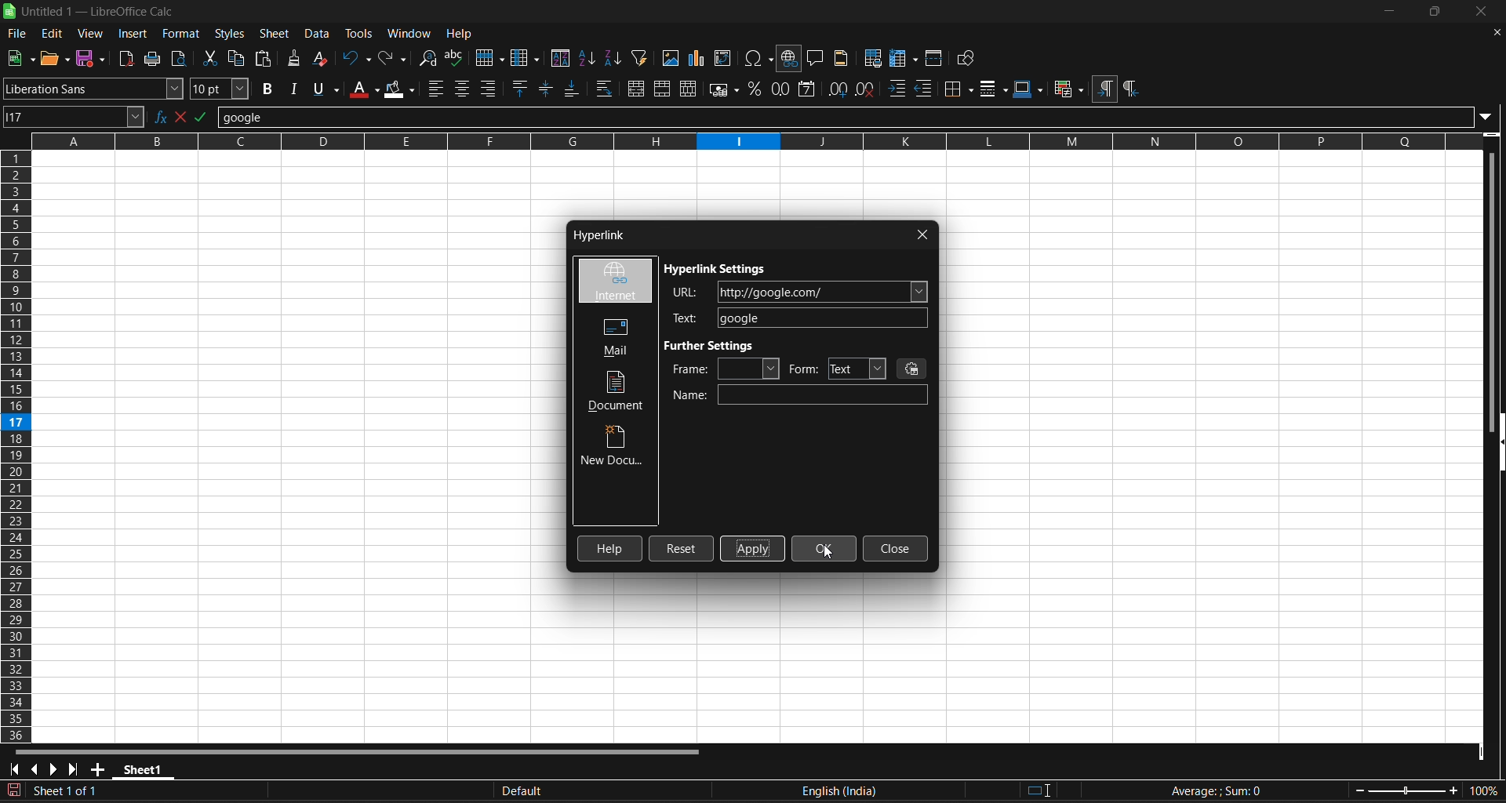 The height and width of the screenshot is (803, 1506). I want to click on default, so click(643, 791).